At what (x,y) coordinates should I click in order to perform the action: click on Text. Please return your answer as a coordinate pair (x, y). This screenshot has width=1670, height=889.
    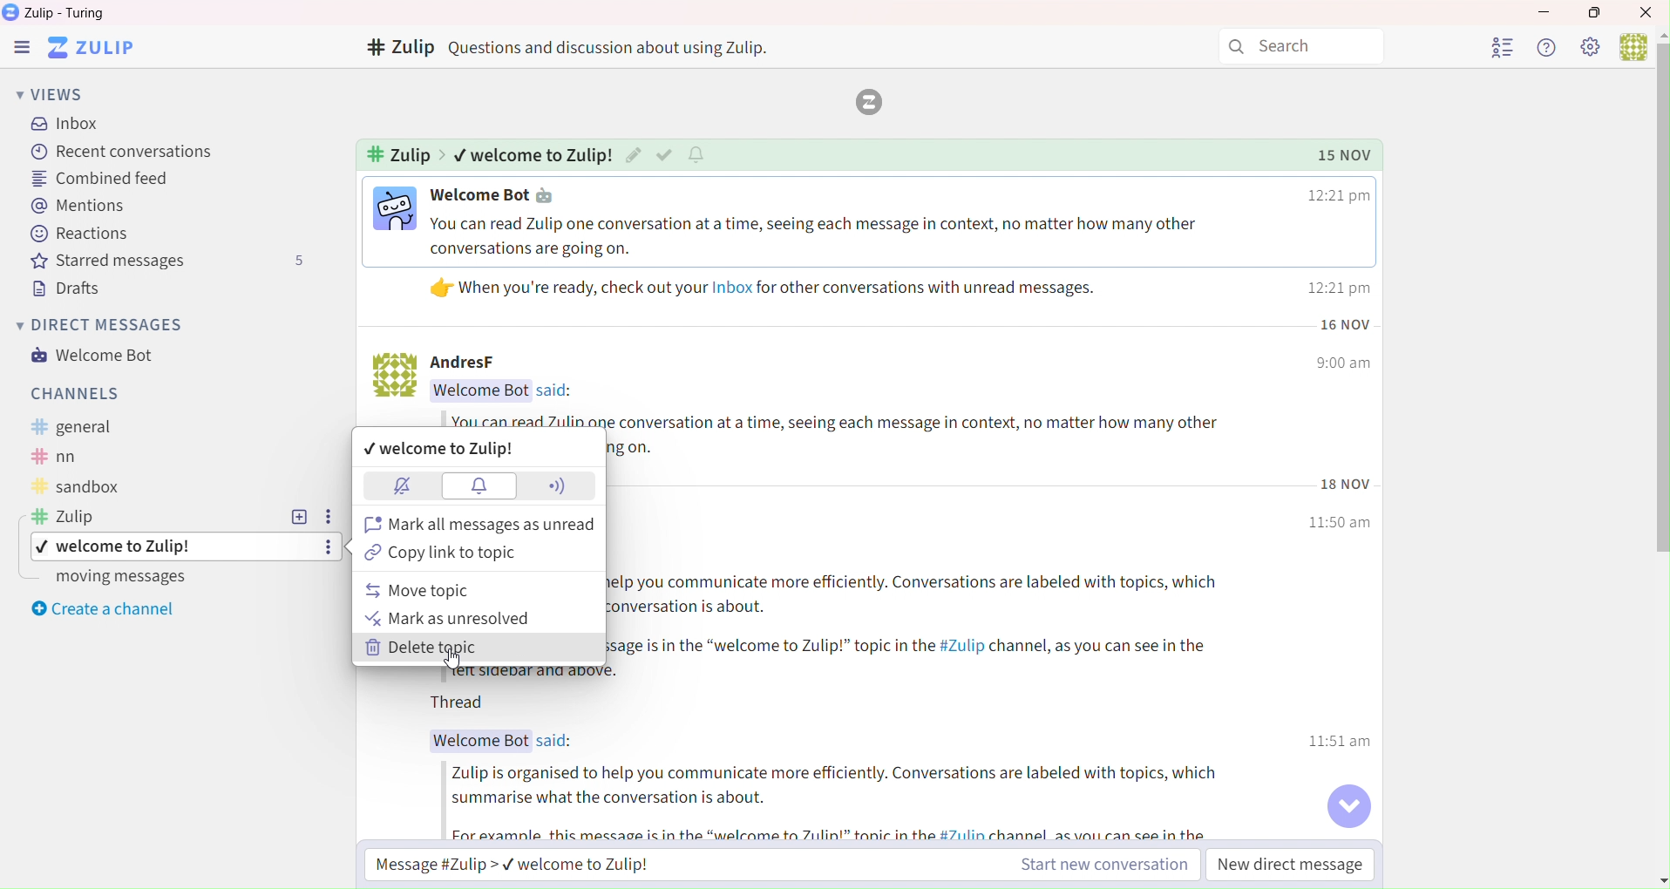
    Looking at the image, I should click on (843, 237).